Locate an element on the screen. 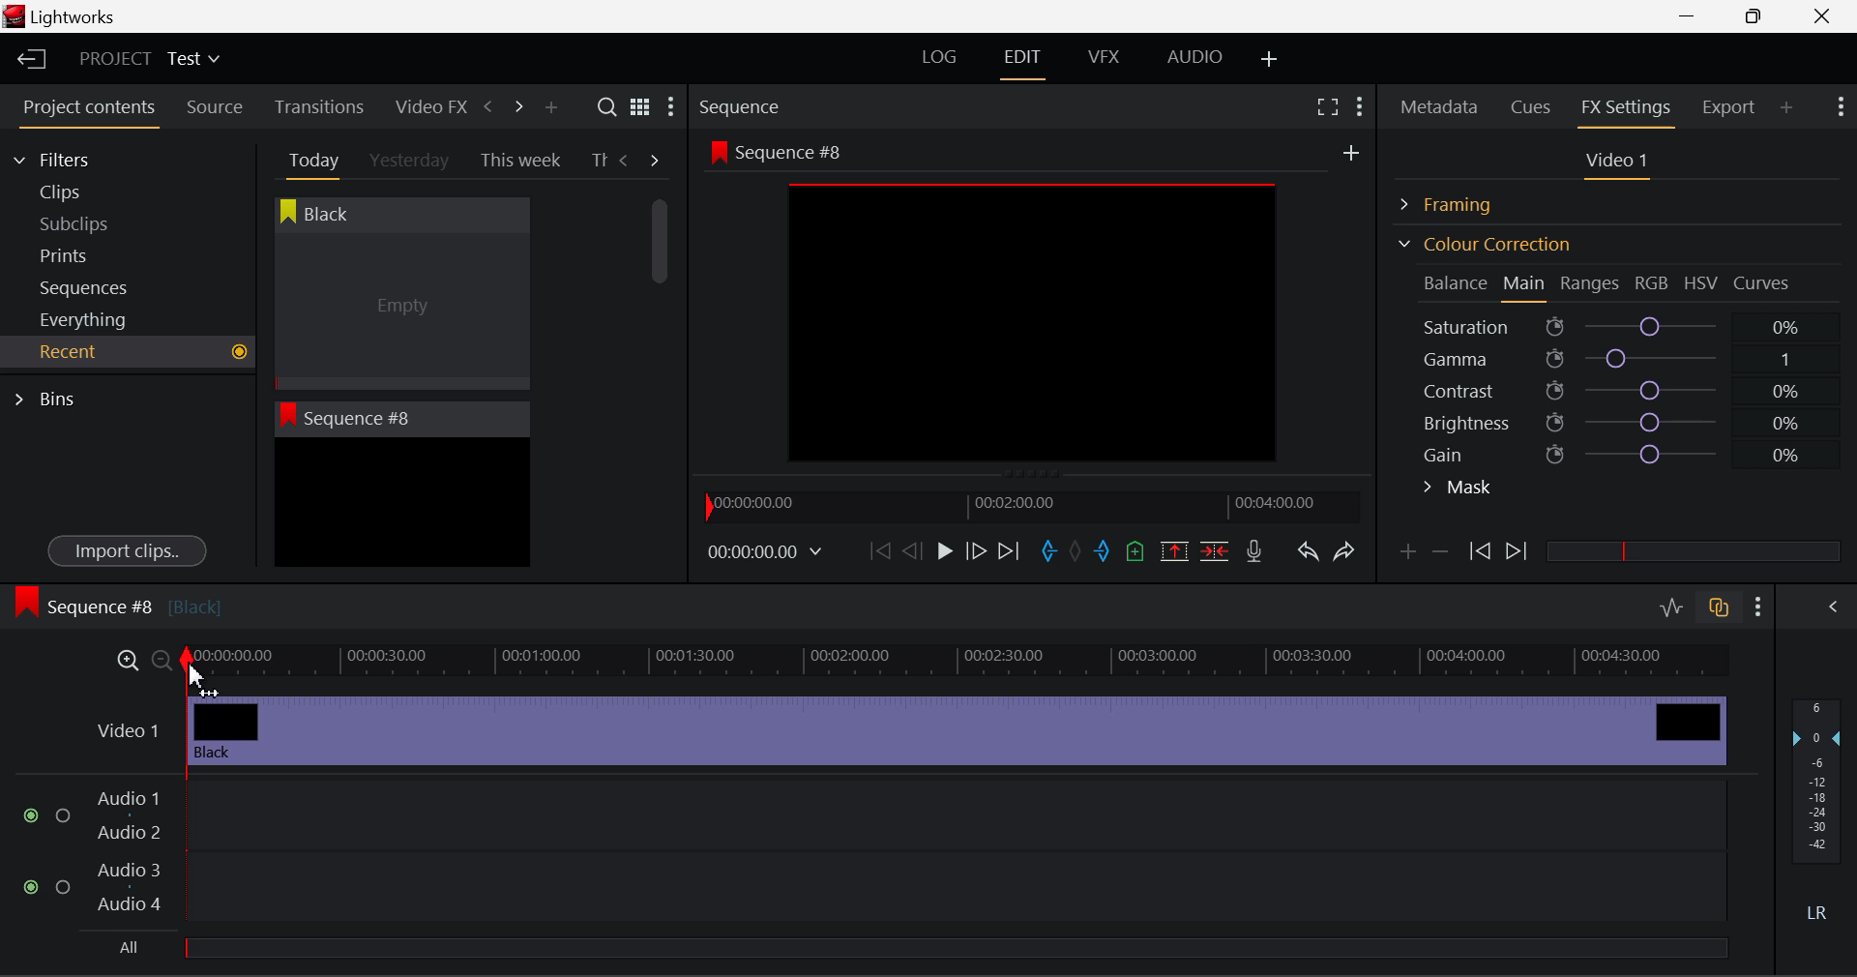 The image size is (1857, 977). Balance Section is located at coordinates (1458, 282).